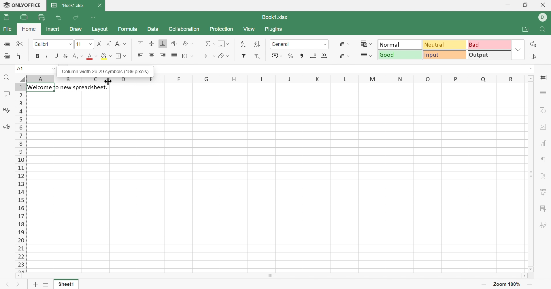  I want to click on Insert Filter, so click(244, 56).